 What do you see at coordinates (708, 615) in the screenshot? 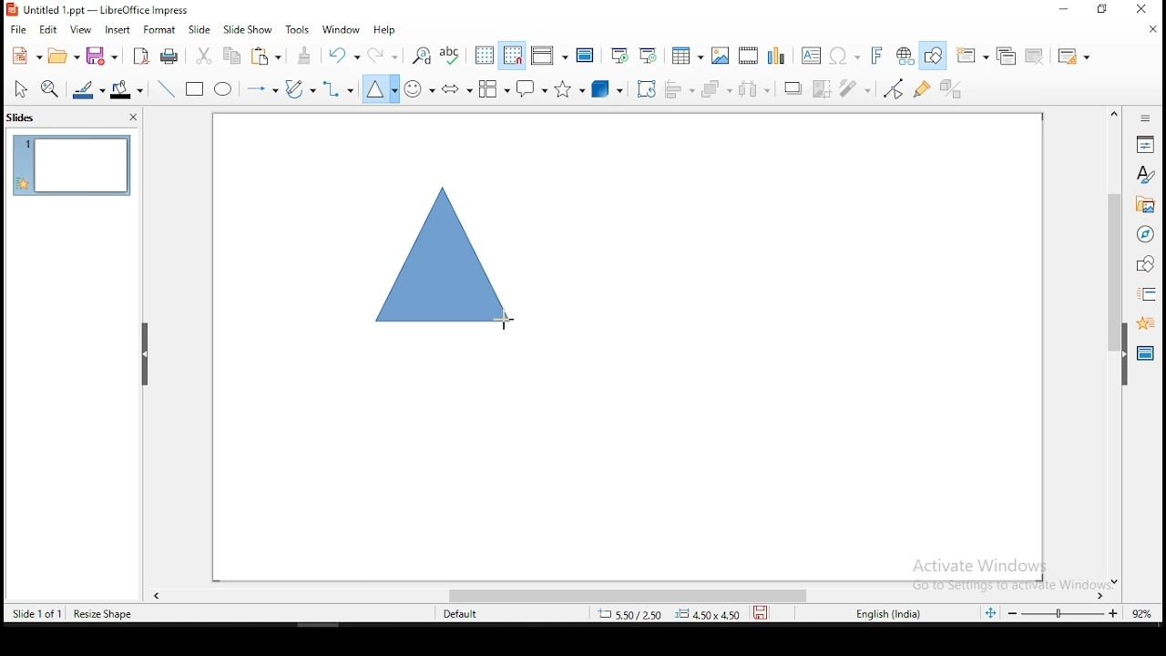
I see `0.00x 0.00` at bounding box center [708, 615].